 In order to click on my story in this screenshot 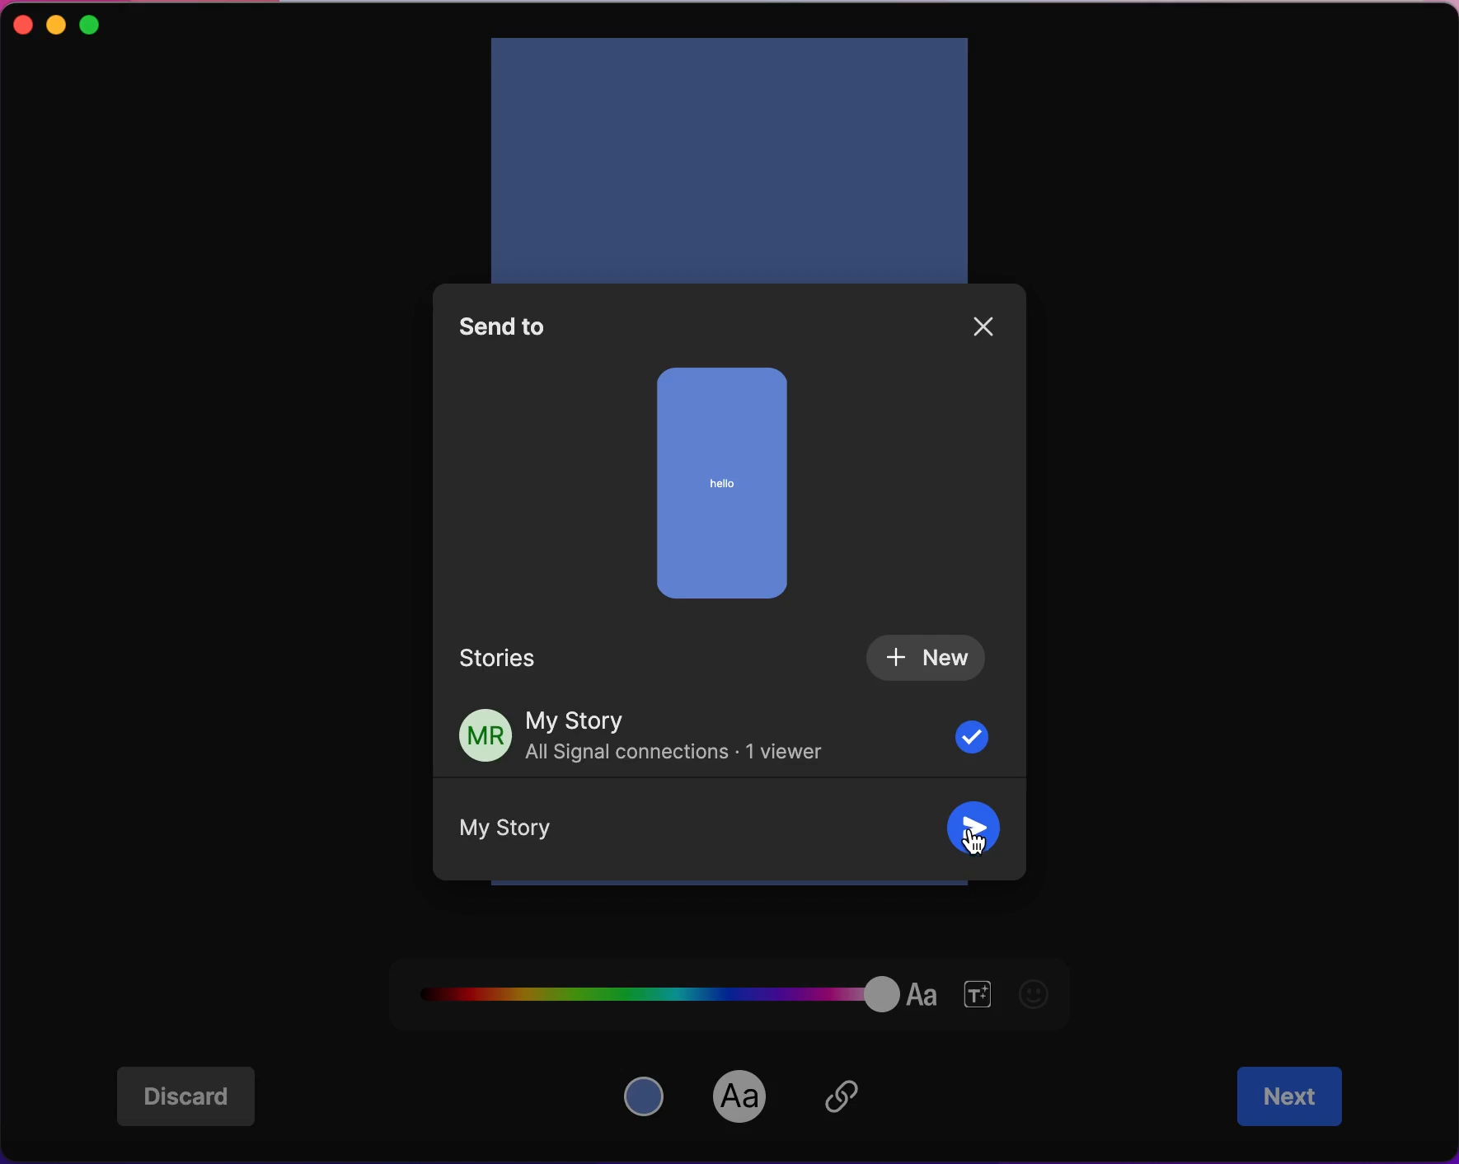, I will do `click(688, 718)`.